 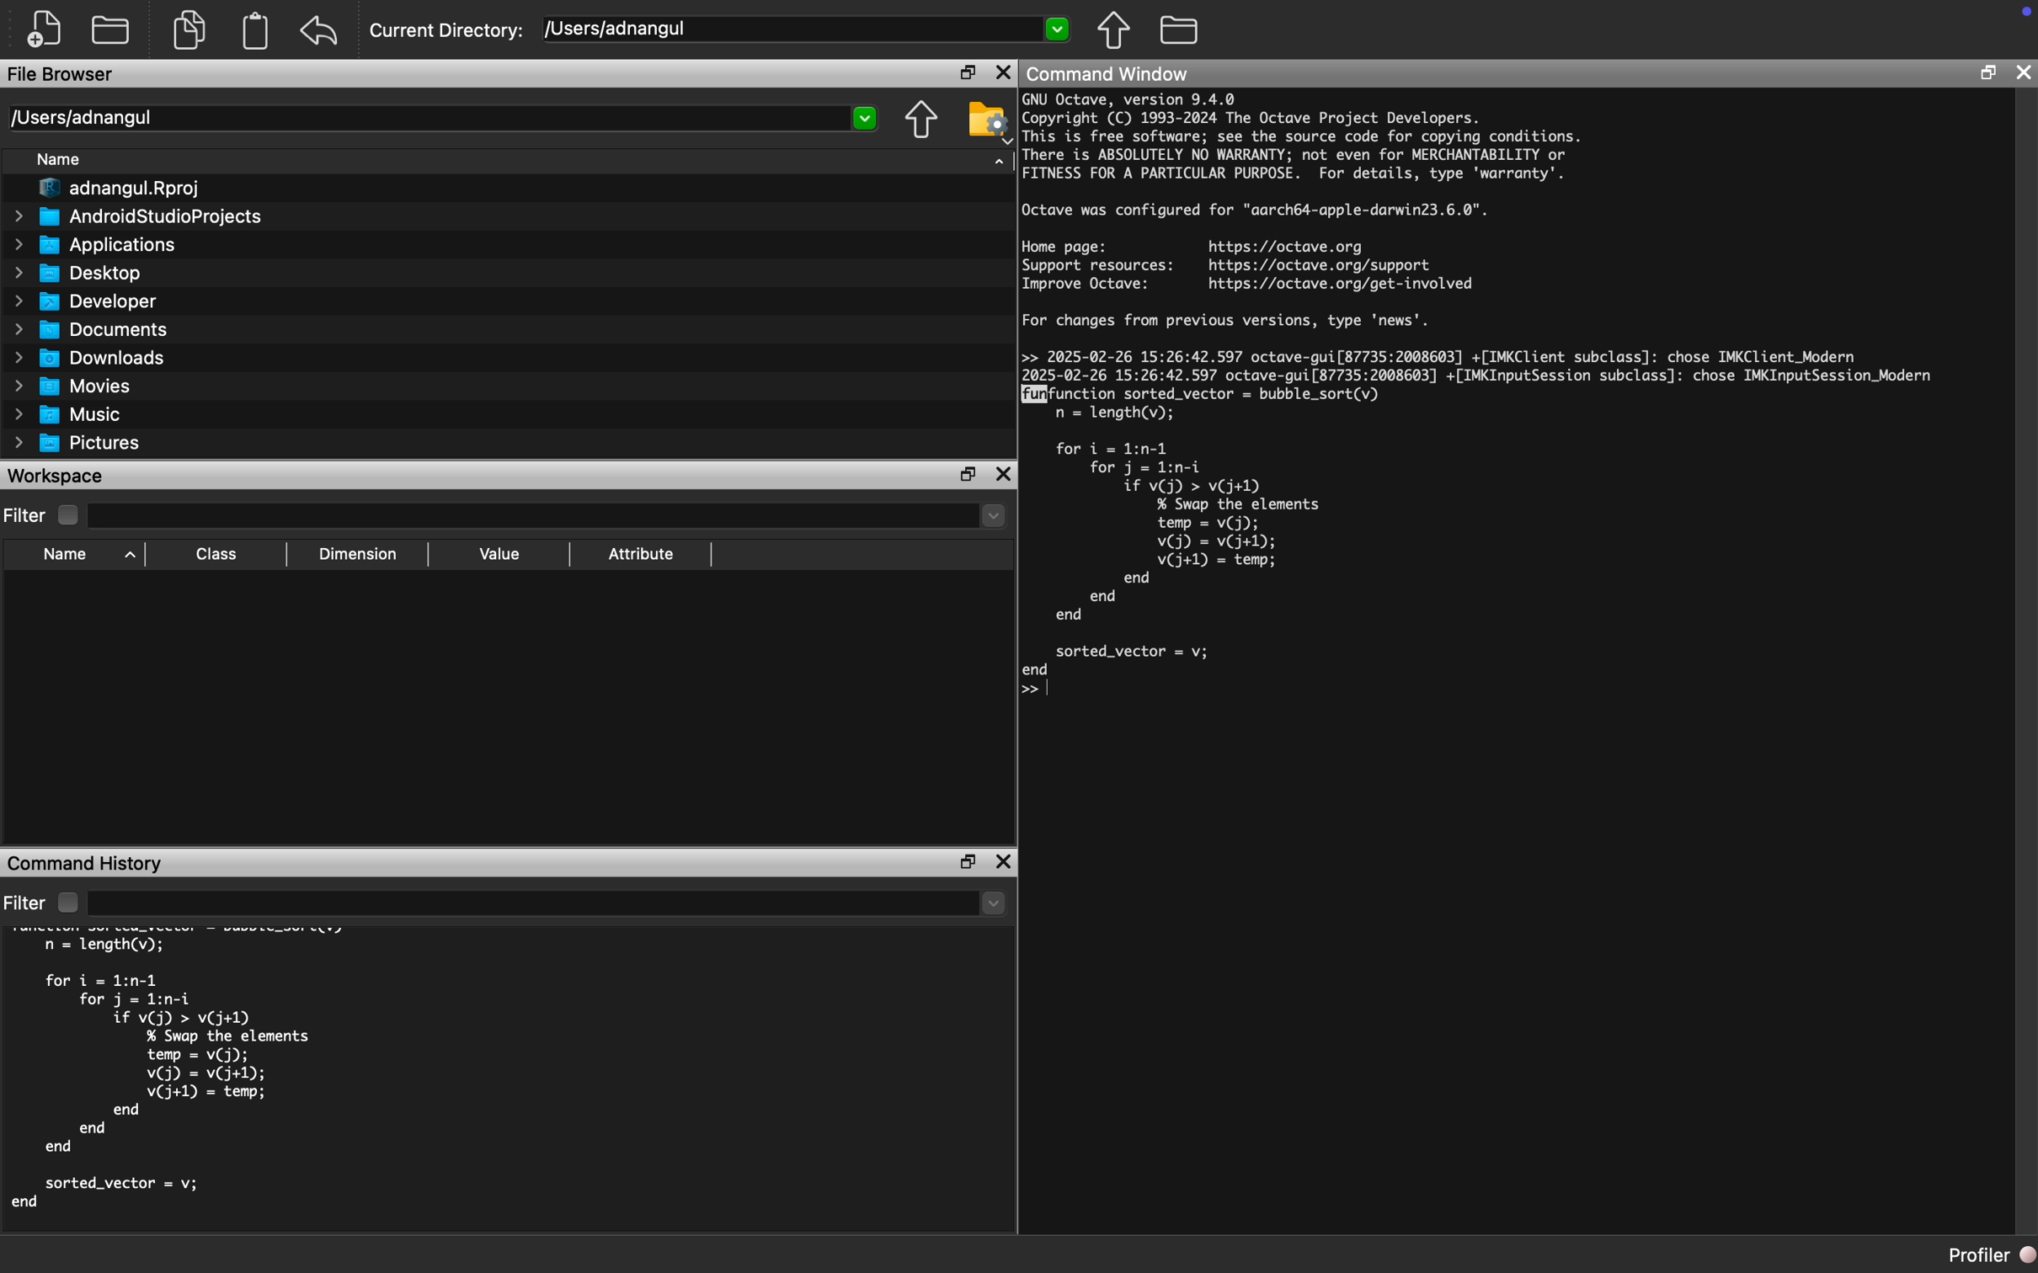 What do you see at coordinates (63, 75) in the screenshot?
I see `File Browser` at bounding box center [63, 75].